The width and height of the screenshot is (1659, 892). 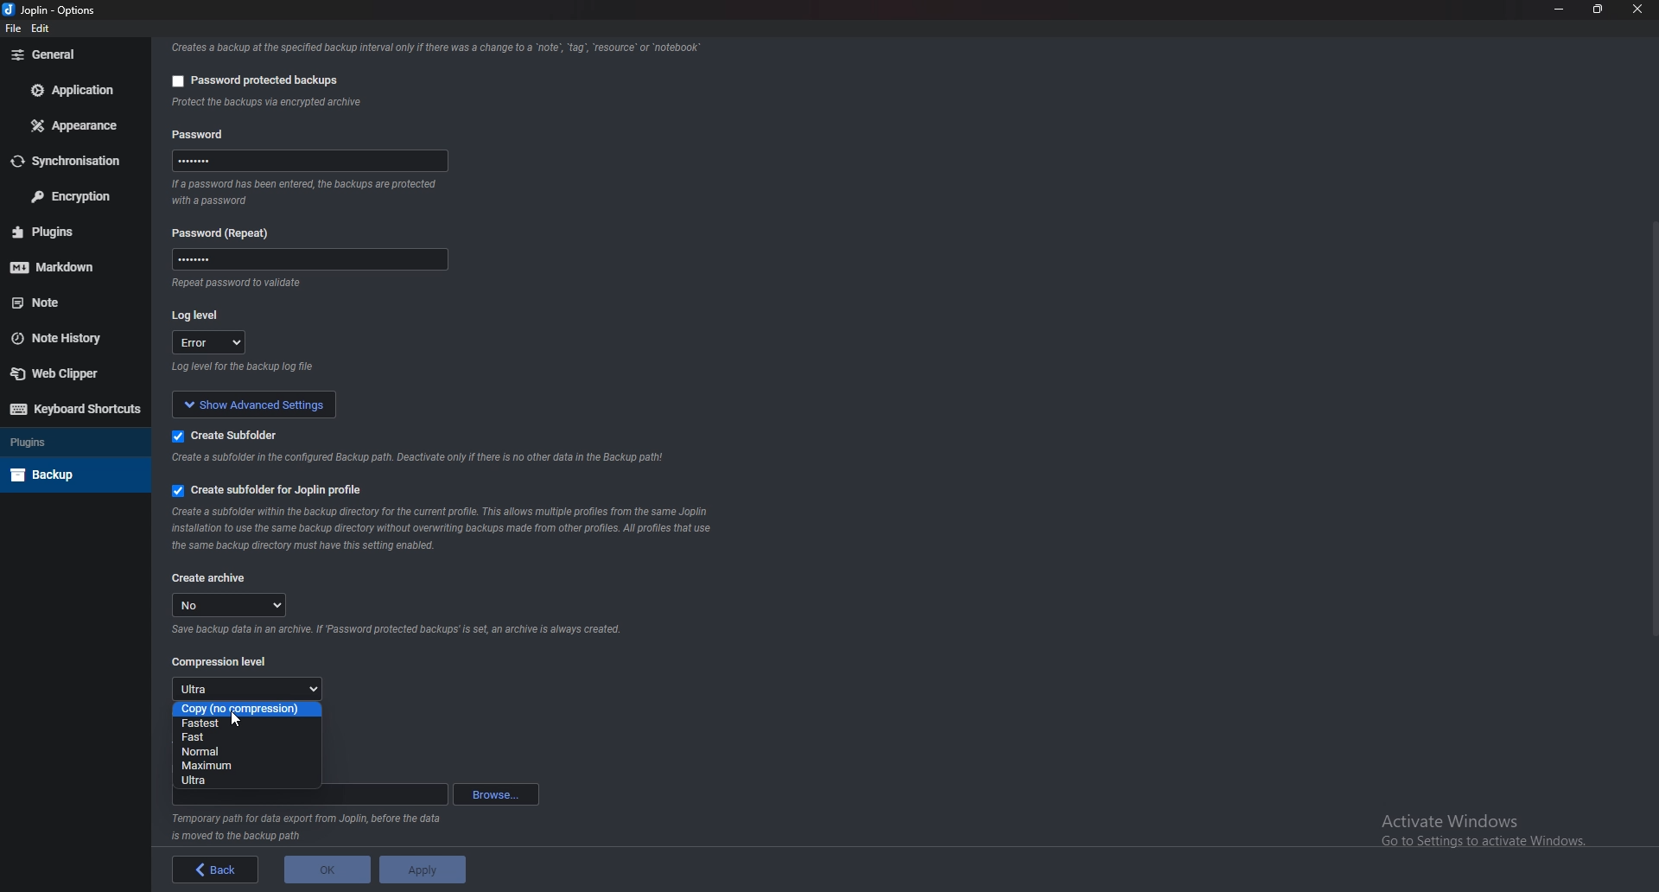 I want to click on Resize, so click(x=1599, y=9).